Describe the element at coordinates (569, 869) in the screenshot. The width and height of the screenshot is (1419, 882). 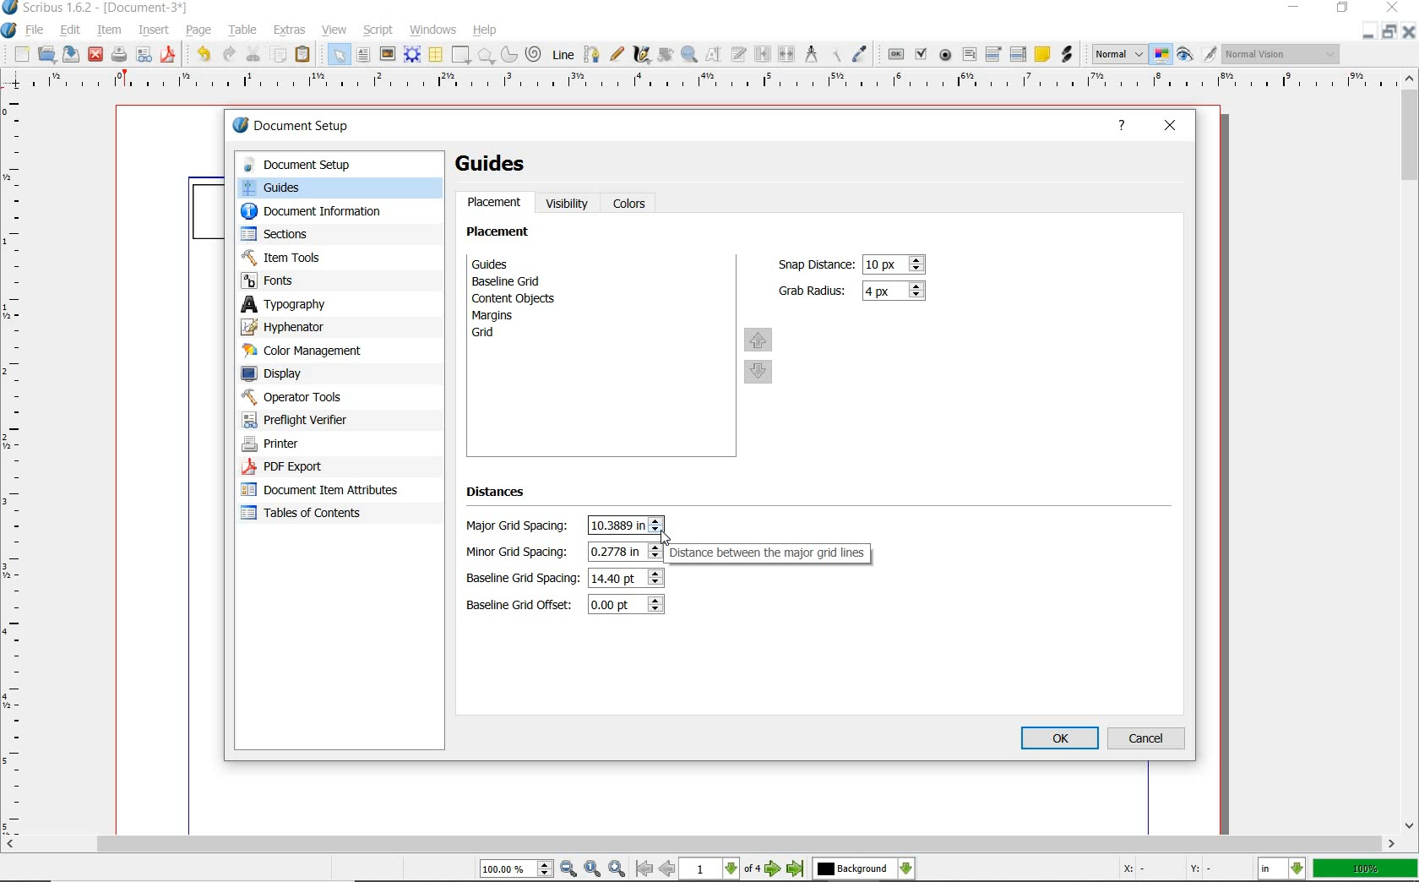
I see `zoom out` at that location.